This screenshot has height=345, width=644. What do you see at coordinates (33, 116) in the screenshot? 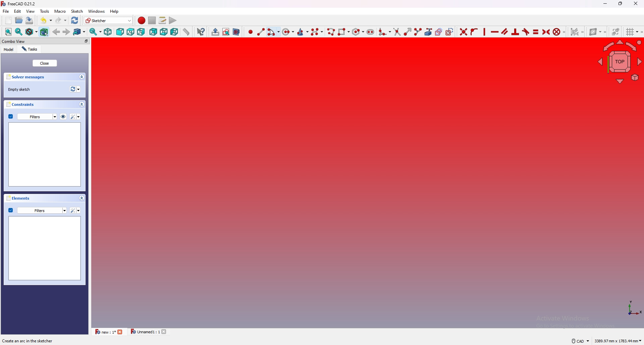
I see `filters` at bounding box center [33, 116].